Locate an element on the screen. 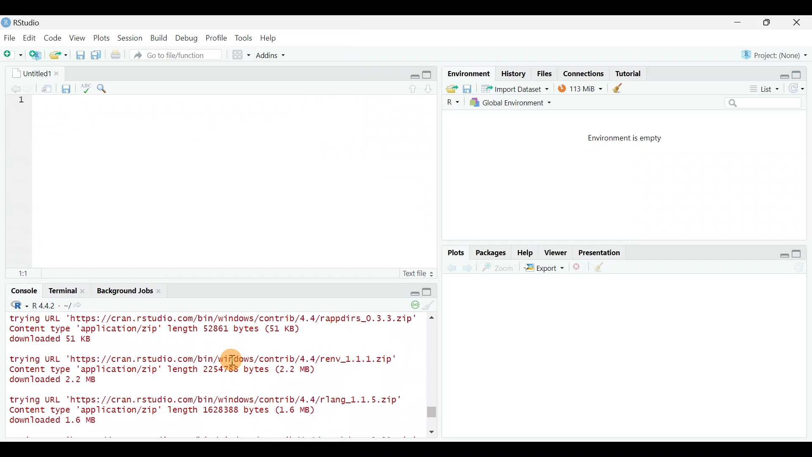 The image size is (812, 457). Refresh current plot is located at coordinates (801, 268).